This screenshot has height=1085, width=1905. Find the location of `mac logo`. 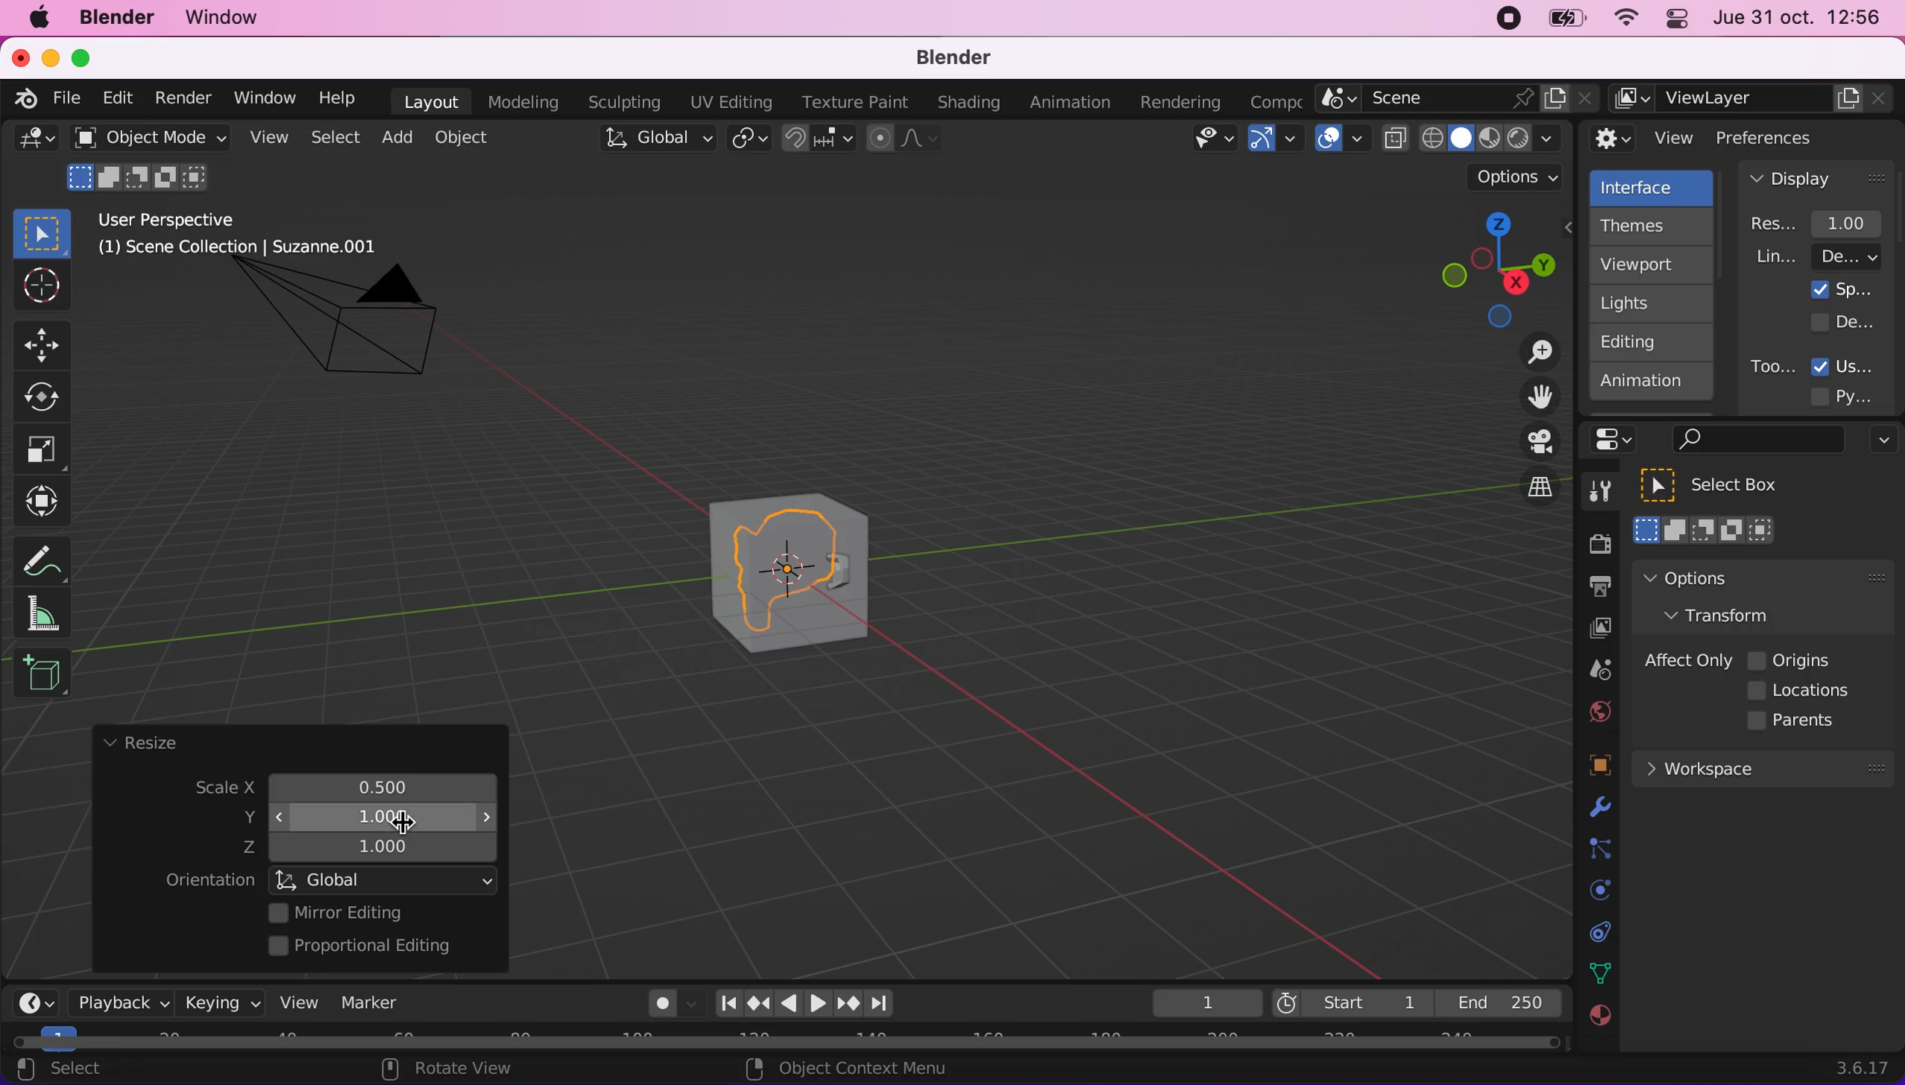

mac logo is located at coordinates (38, 19).